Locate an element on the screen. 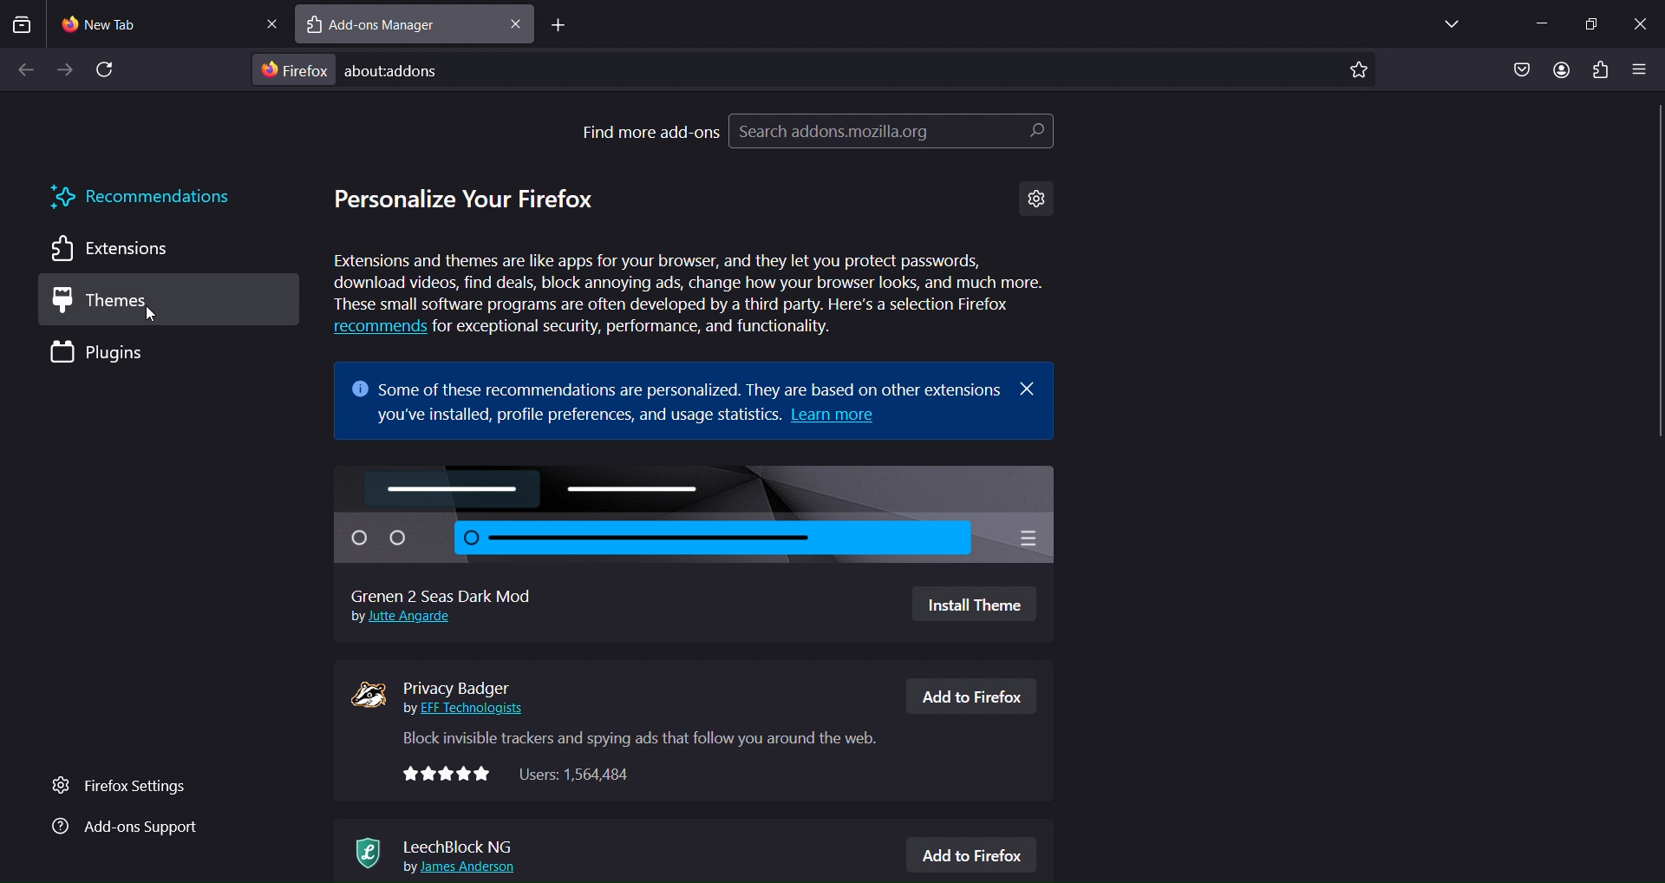 This screenshot has width=1665, height=883. new tab is located at coordinates (558, 27).